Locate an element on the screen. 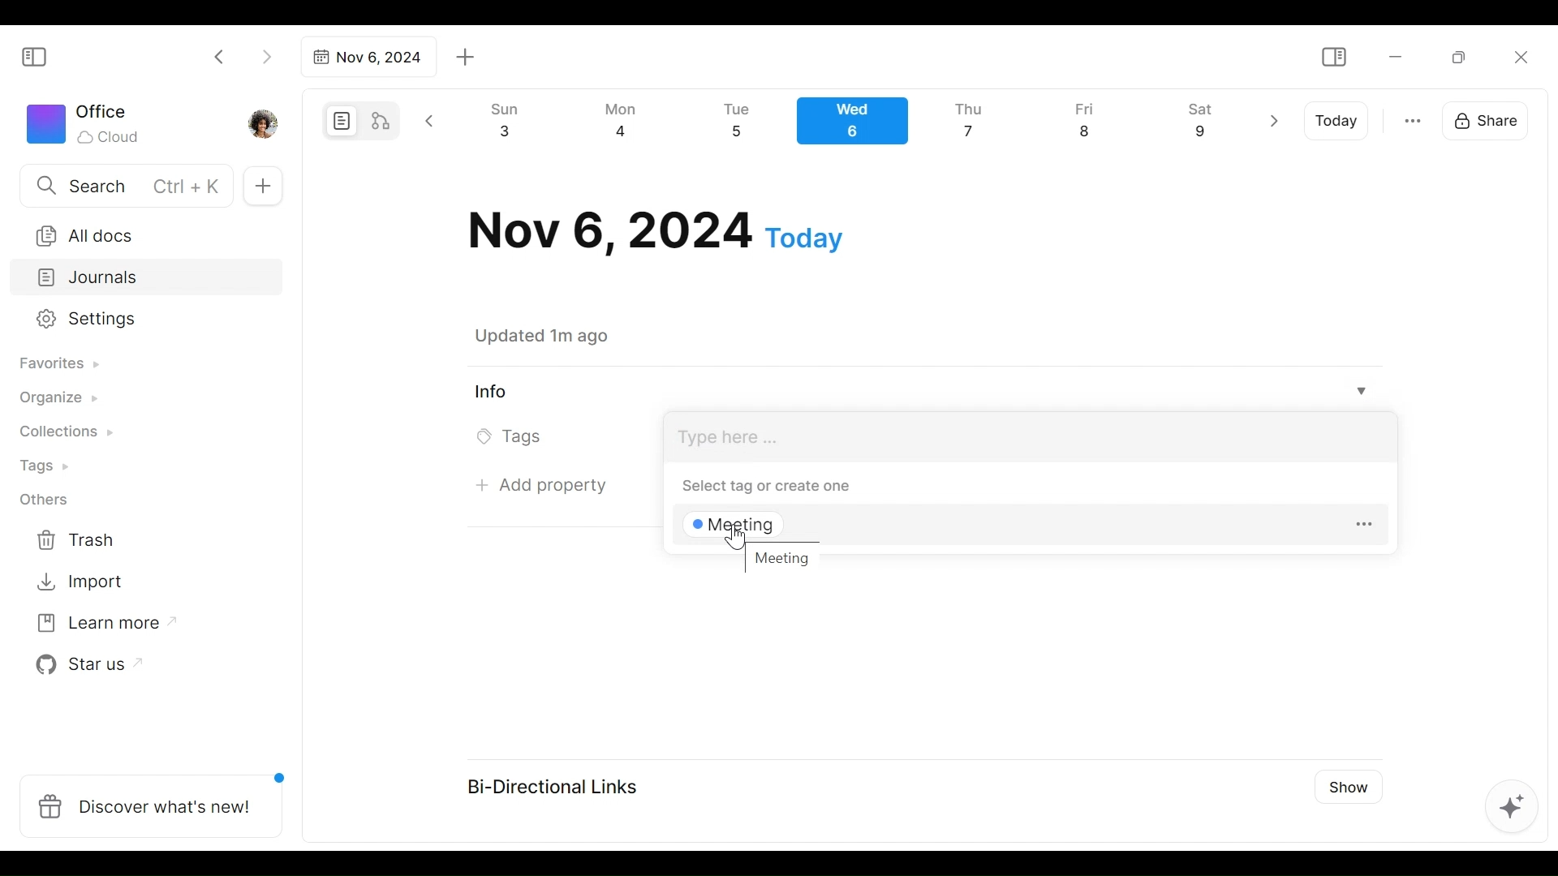 The image size is (1558, 876). Settings is located at coordinates (134, 320).